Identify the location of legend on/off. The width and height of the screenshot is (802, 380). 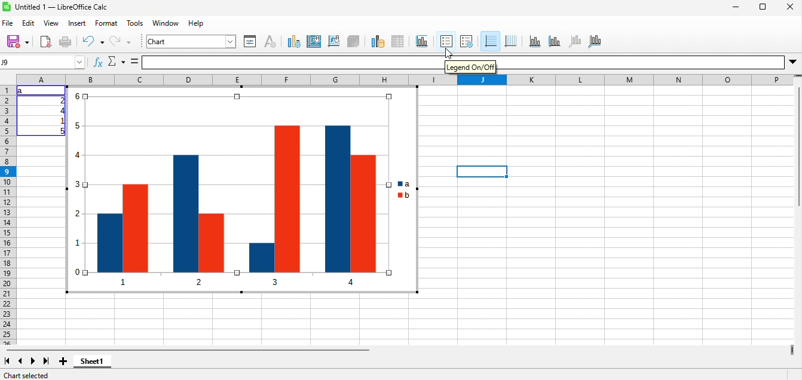
(446, 42).